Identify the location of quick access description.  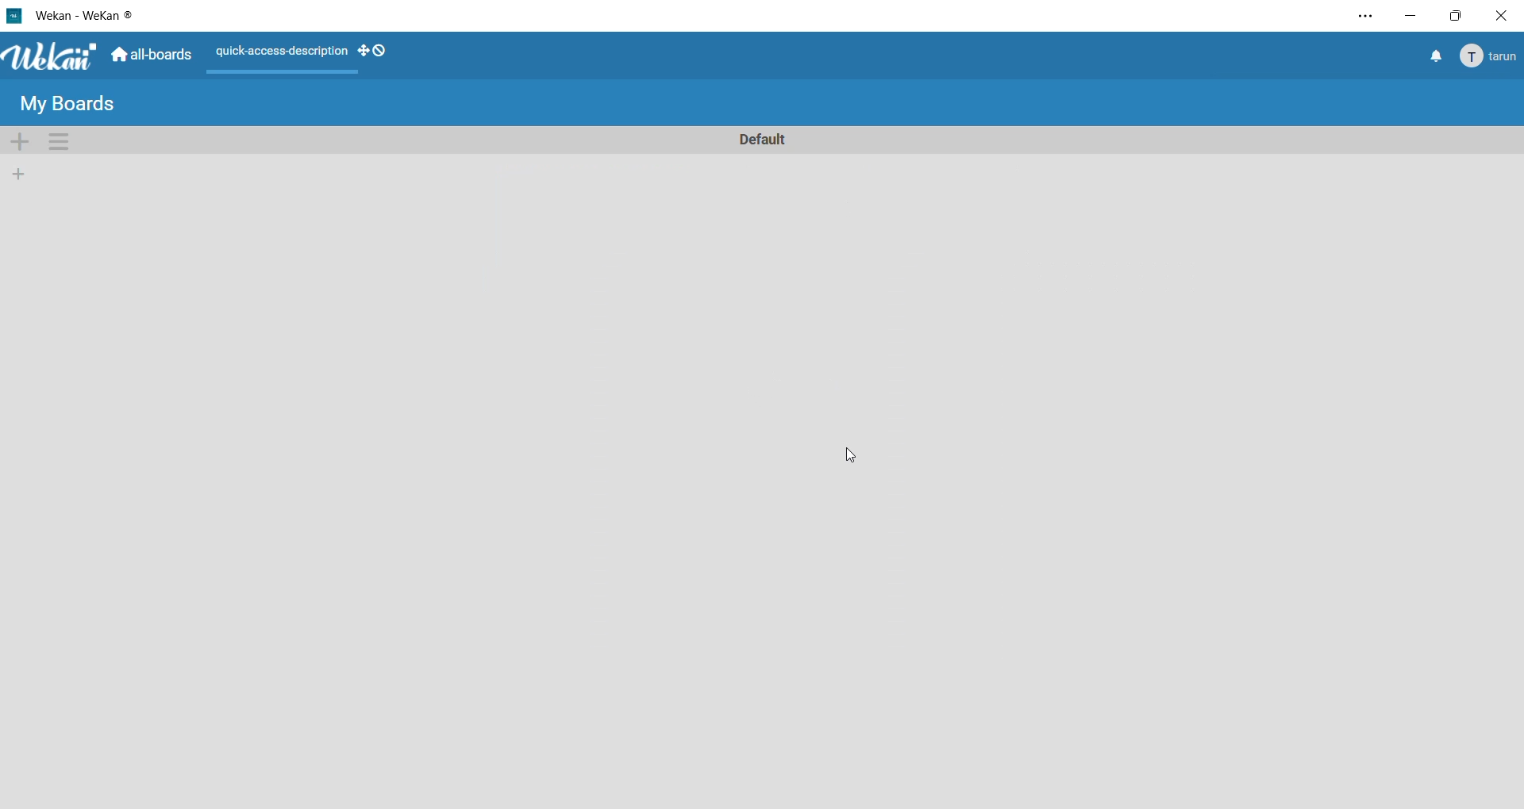
(280, 53).